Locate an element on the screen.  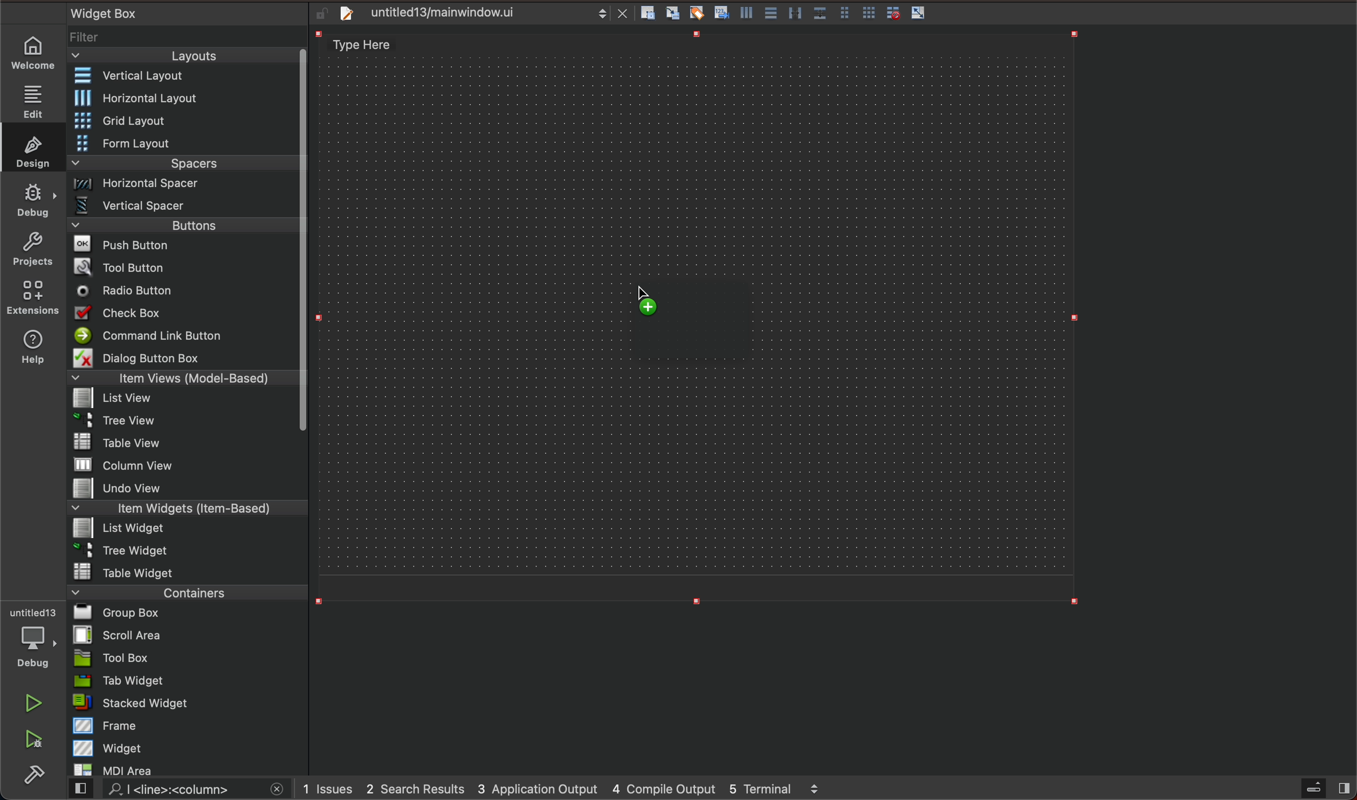
group box is located at coordinates (189, 613).